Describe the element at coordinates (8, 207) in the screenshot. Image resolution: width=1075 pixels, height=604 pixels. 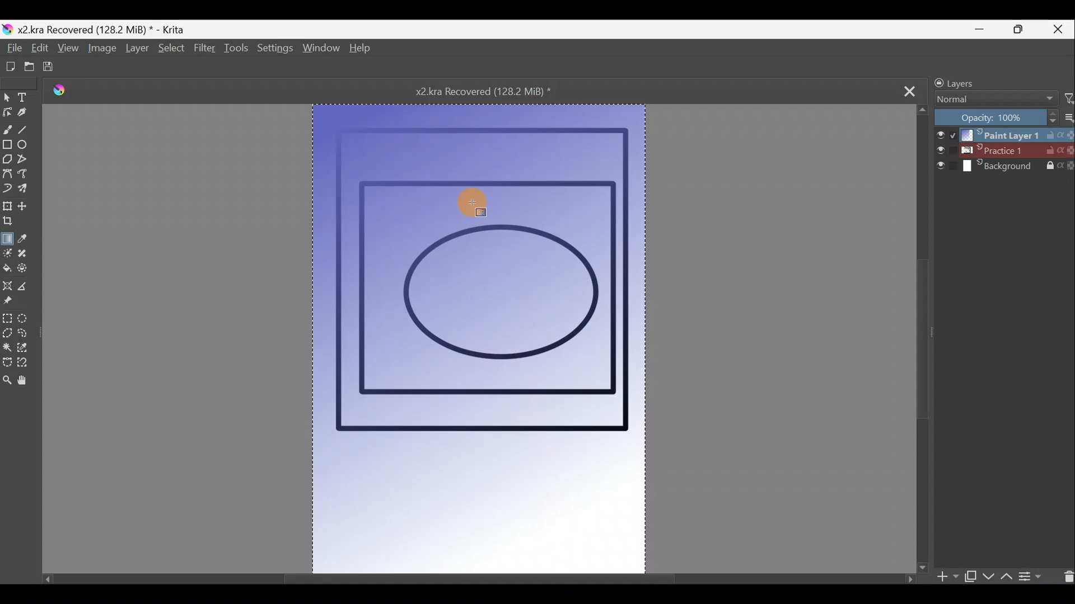
I see `Transform a layer/selection` at that location.